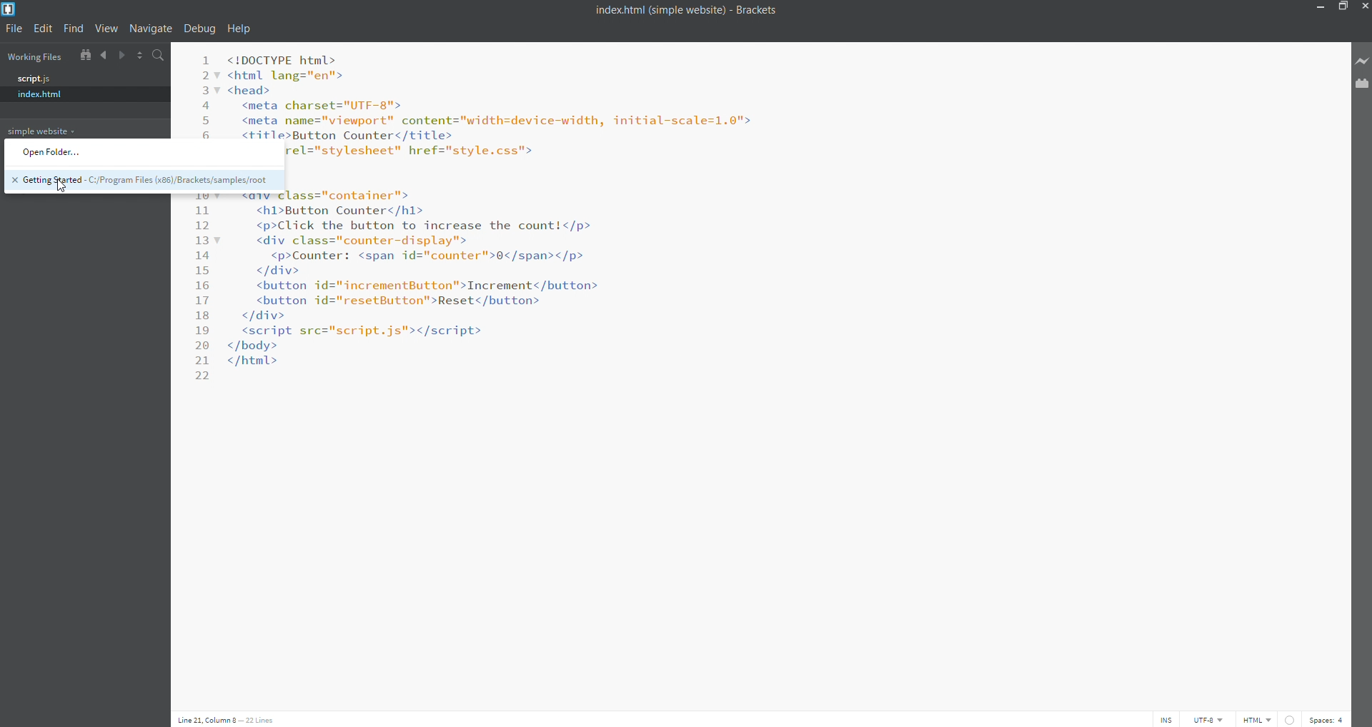 This screenshot has height=727, width=1372. What do you see at coordinates (50, 130) in the screenshot?
I see `simple website` at bounding box center [50, 130].